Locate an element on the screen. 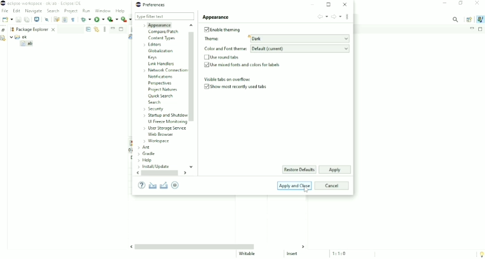  Tip is located at coordinates (480, 254).